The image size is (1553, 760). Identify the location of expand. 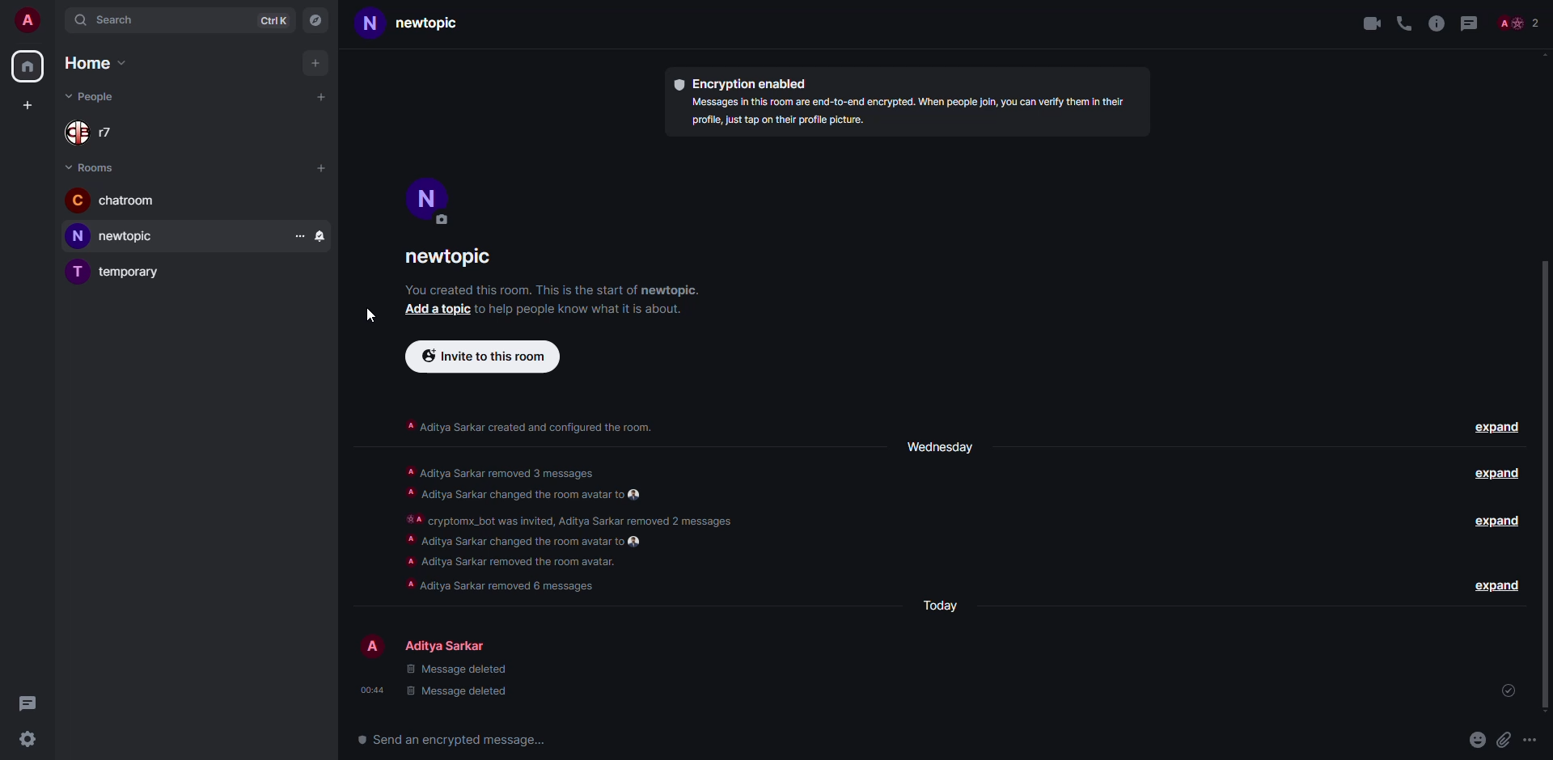
(1496, 585).